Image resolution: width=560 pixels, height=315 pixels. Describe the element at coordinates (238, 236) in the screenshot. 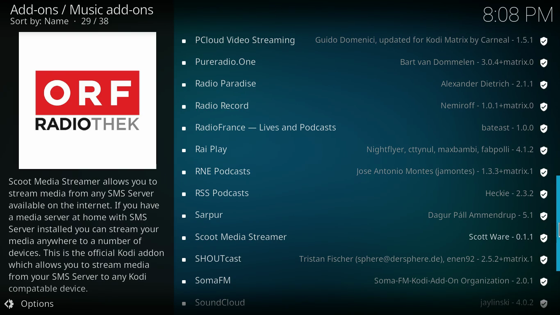

I see `add-on` at that location.